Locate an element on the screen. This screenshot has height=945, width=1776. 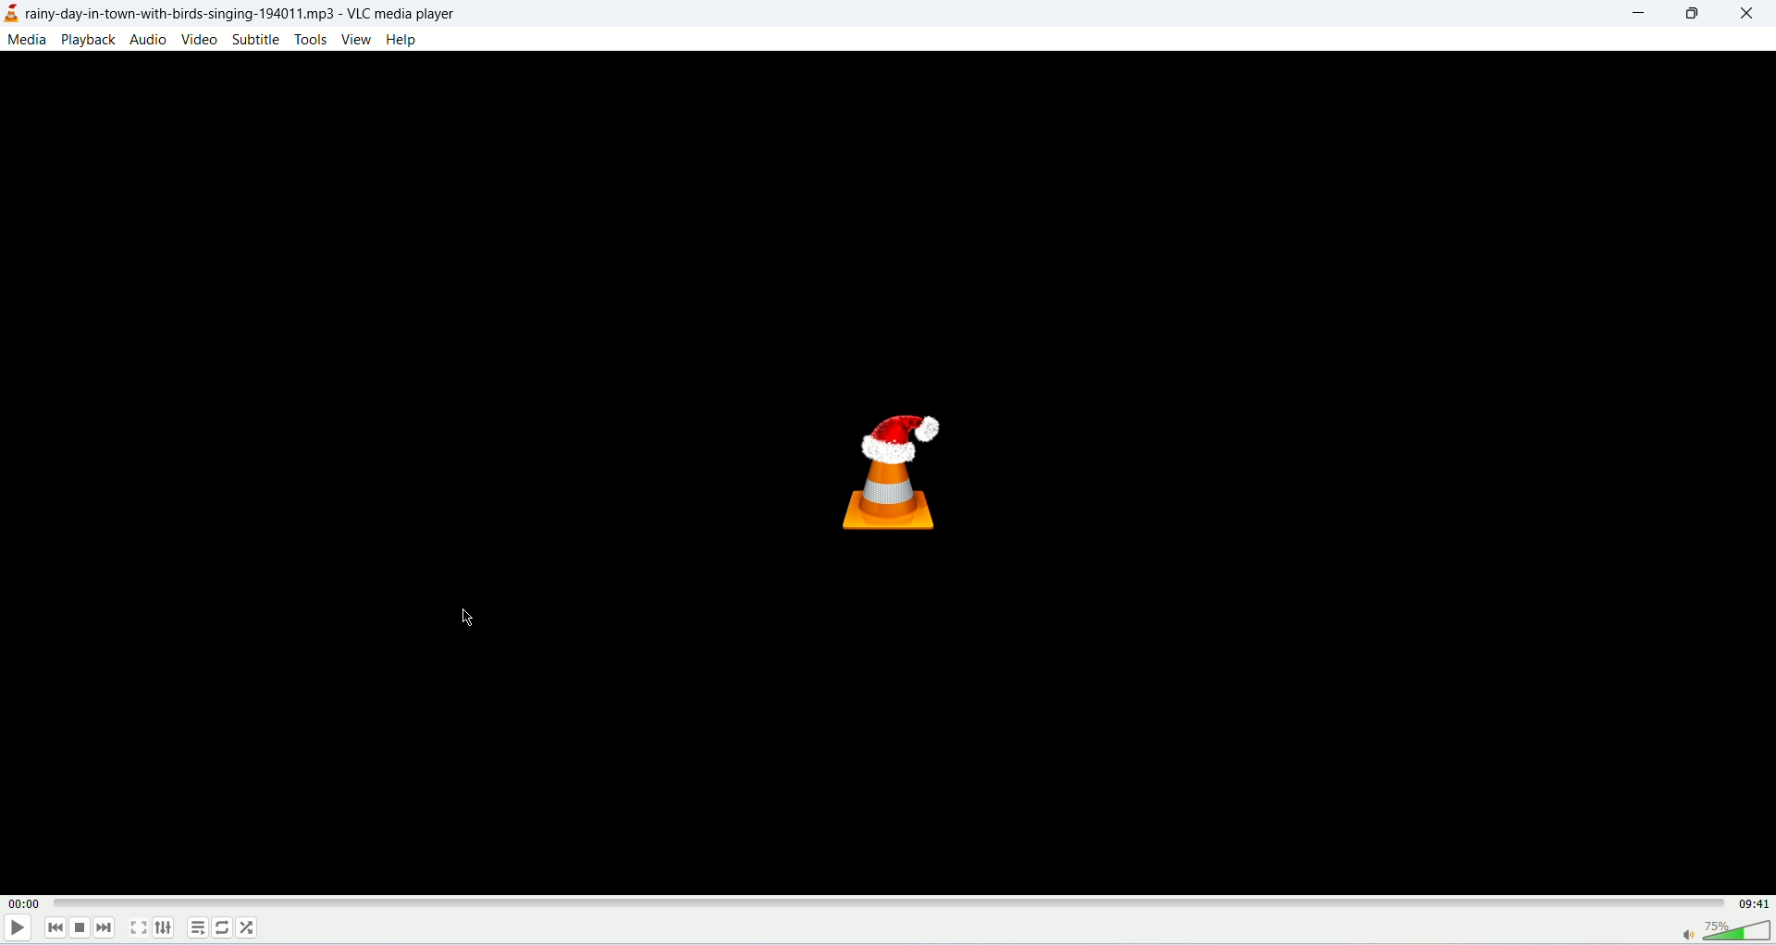
video is located at coordinates (201, 40).